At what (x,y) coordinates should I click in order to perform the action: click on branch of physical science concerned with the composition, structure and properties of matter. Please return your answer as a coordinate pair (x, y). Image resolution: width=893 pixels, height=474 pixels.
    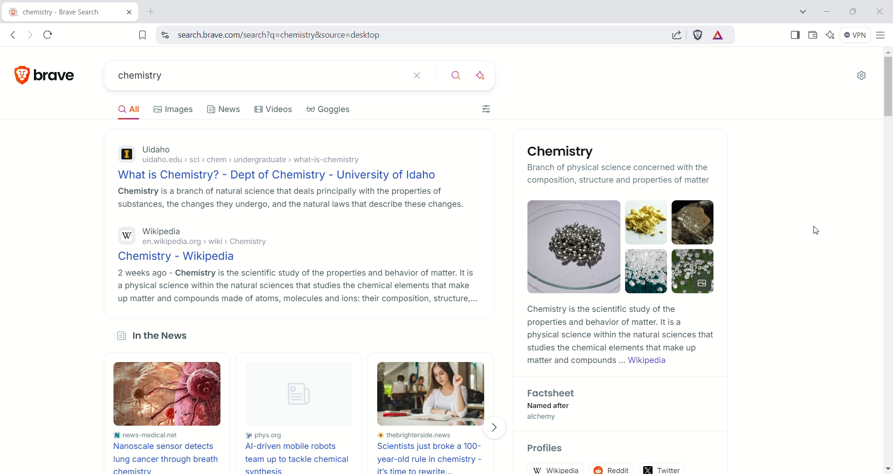
    Looking at the image, I should click on (620, 175).